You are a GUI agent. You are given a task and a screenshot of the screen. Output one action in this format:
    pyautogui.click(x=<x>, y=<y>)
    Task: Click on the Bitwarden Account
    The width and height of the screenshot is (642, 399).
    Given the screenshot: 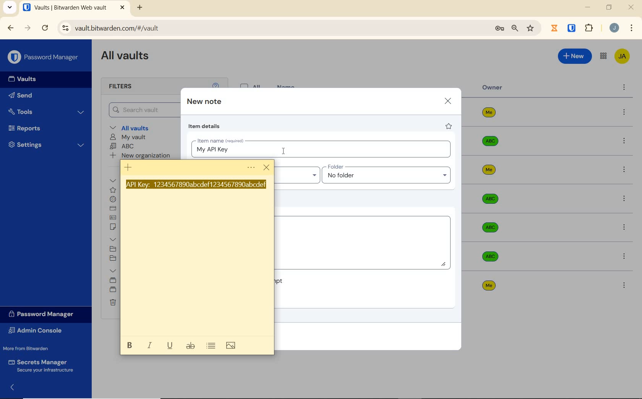 What is the action you would take?
    pyautogui.click(x=622, y=56)
    